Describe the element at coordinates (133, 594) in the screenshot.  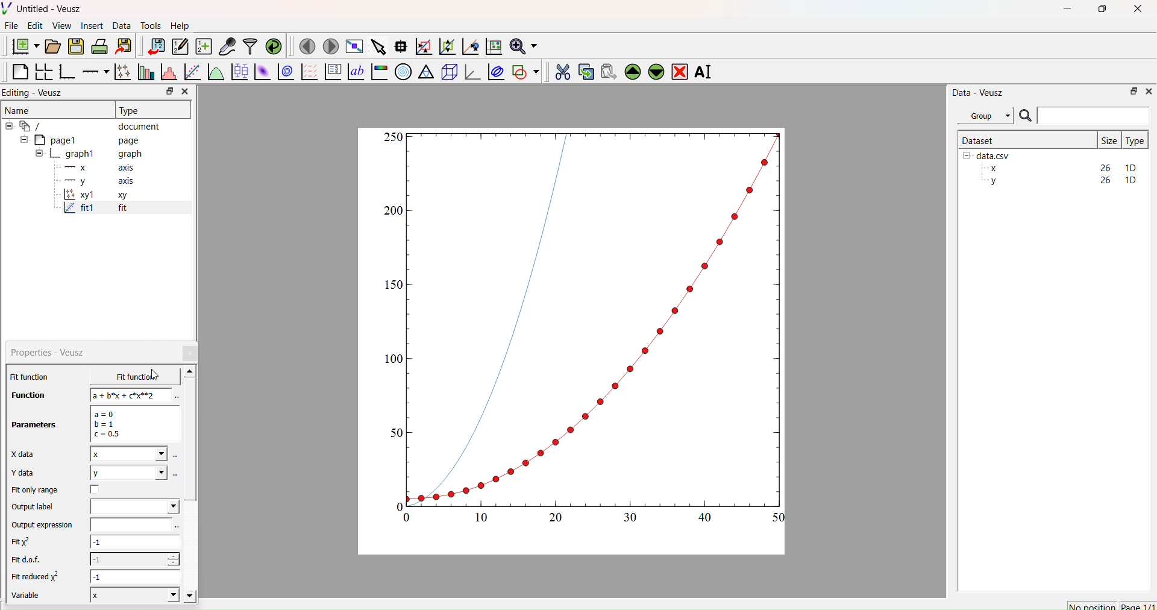
I see `X ` at that location.